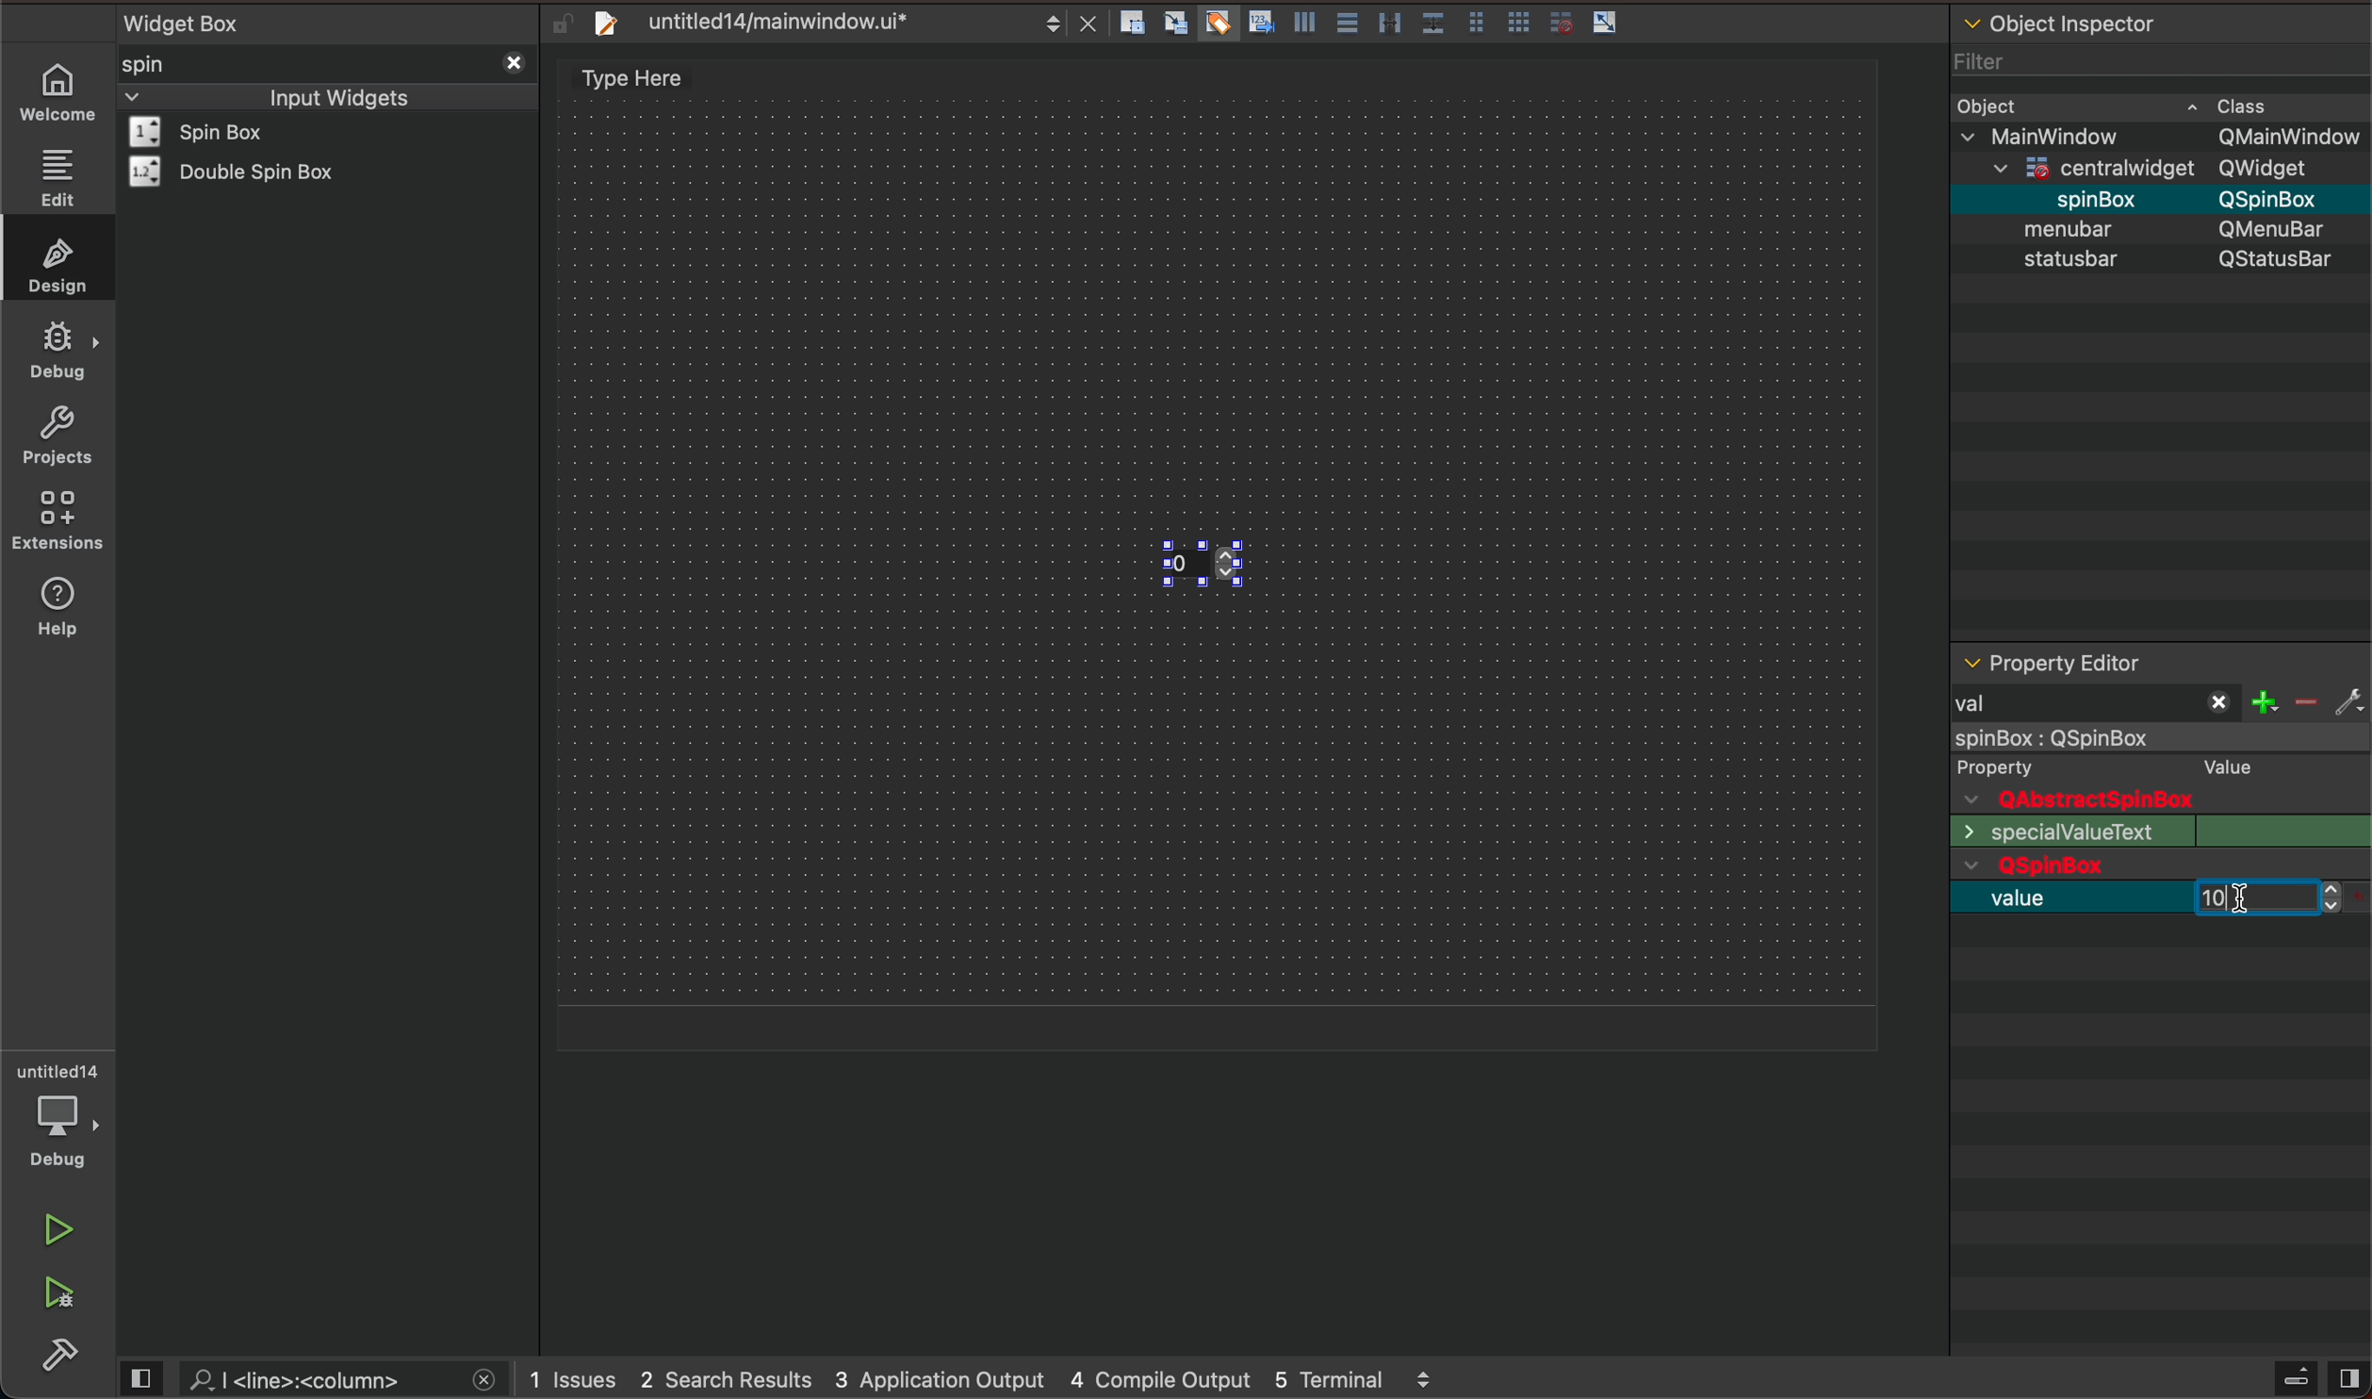 The height and width of the screenshot is (1399, 2372). Describe the element at coordinates (2056, 262) in the screenshot. I see `text` at that location.